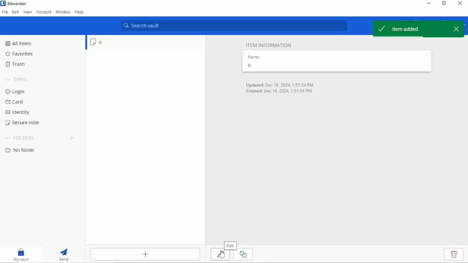 Image resolution: width=468 pixels, height=263 pixels. I want to click on All items, so click(18, 43).